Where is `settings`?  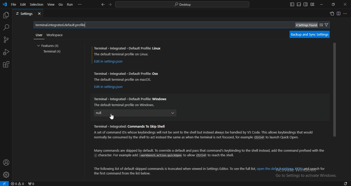
settings is located at coordinates (28, 14).